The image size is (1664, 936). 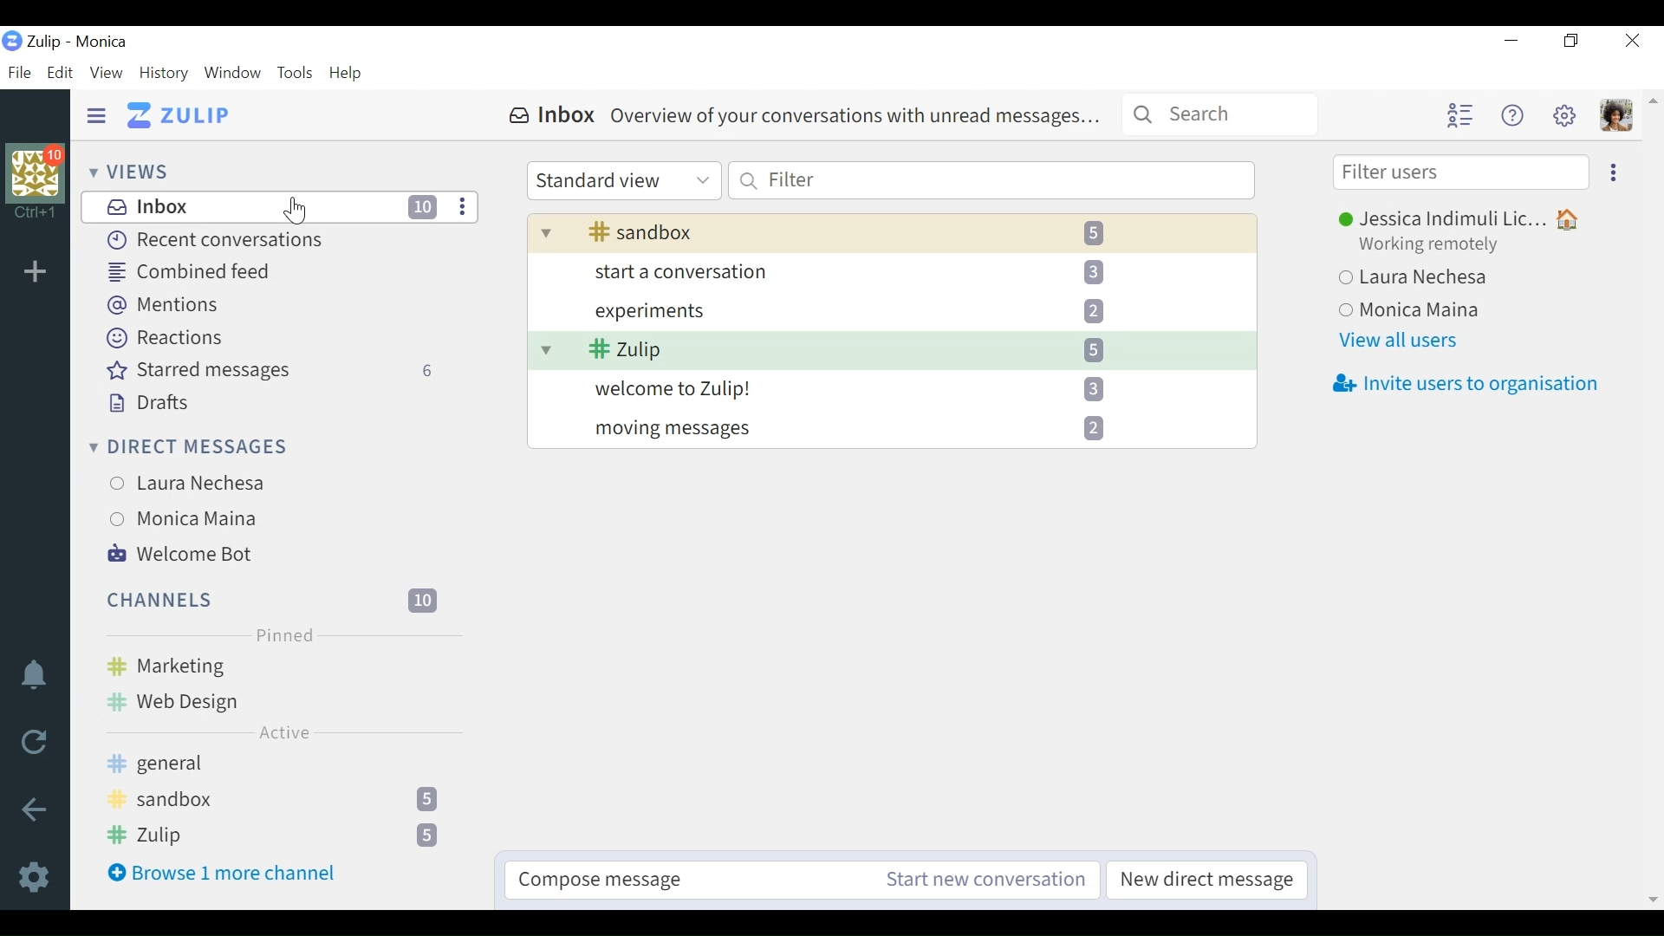 I want to click on Pinned, so click(x=285, y=635).